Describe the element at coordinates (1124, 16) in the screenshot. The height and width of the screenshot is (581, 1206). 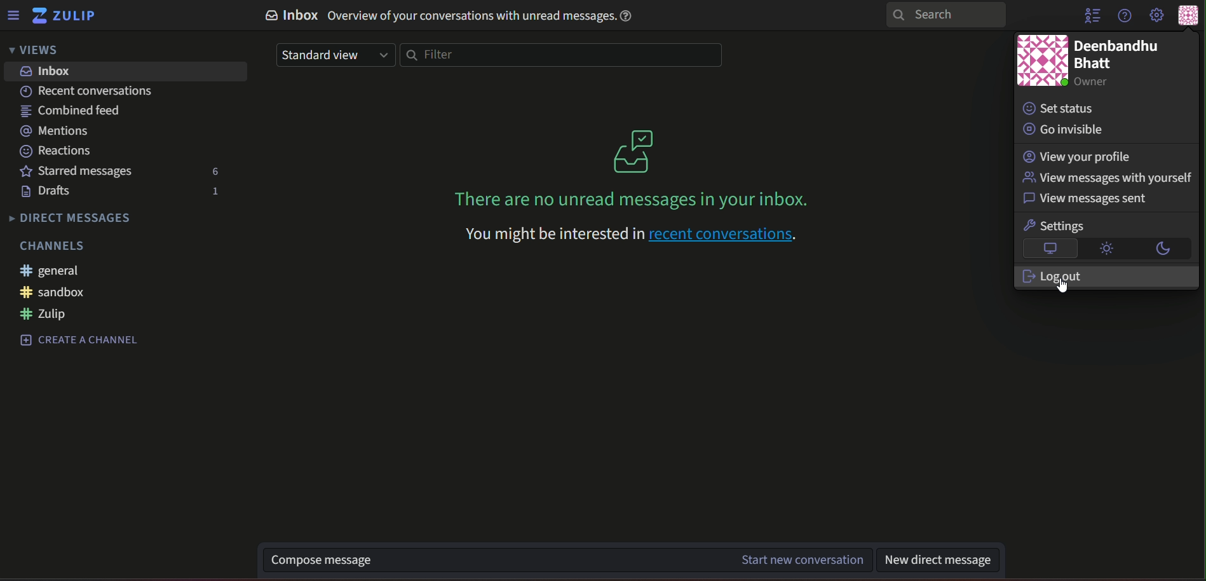
I see `help menu` at that location.